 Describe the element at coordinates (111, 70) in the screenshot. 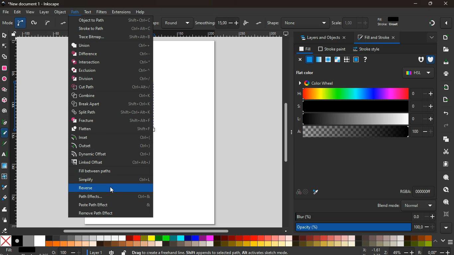

I see `exclusion` at that location.